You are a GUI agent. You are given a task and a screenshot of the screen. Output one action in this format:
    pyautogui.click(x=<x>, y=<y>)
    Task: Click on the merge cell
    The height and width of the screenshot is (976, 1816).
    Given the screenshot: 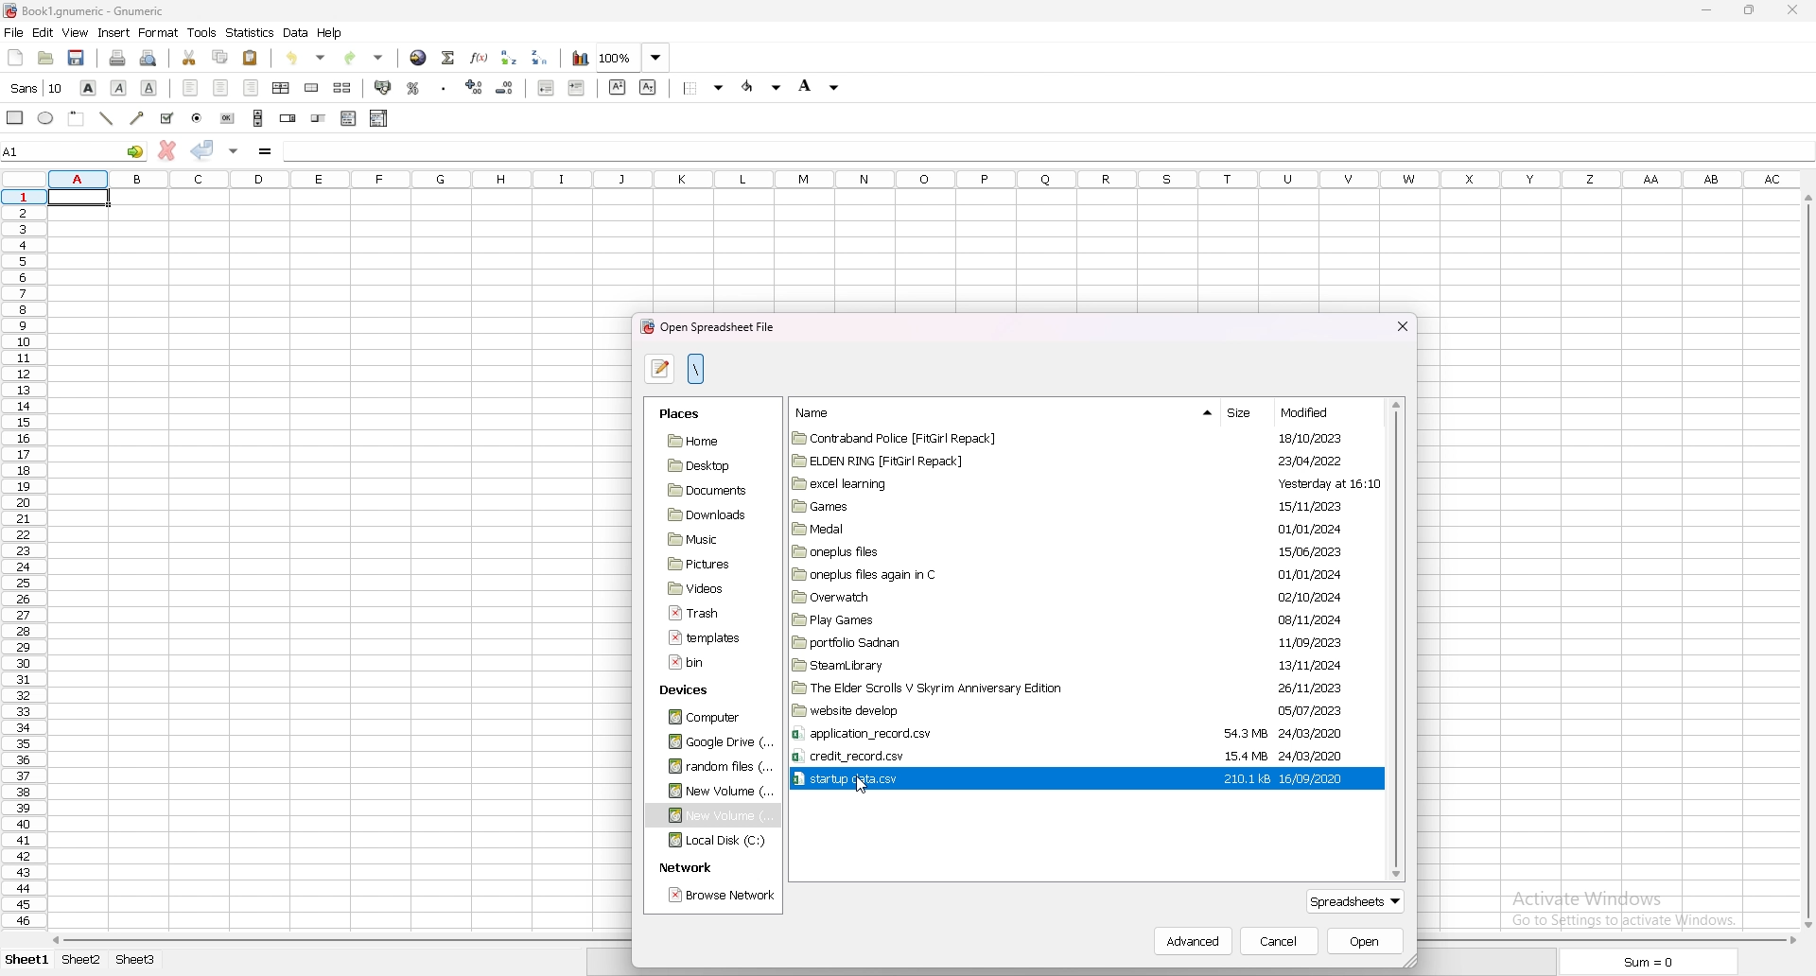 What is the action you would take?
    pyautogui.click(x=314, y=88)
    